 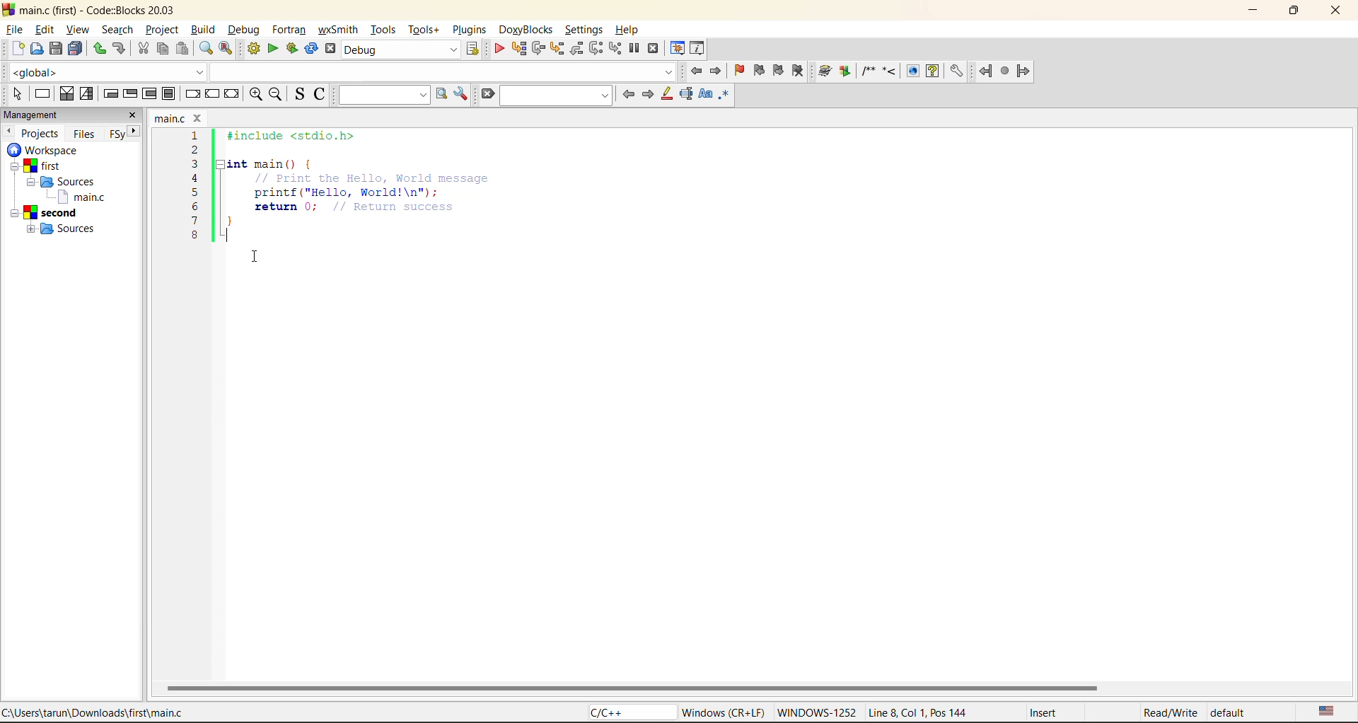 I want to click on jump forward, so click(x=1025, y=71).